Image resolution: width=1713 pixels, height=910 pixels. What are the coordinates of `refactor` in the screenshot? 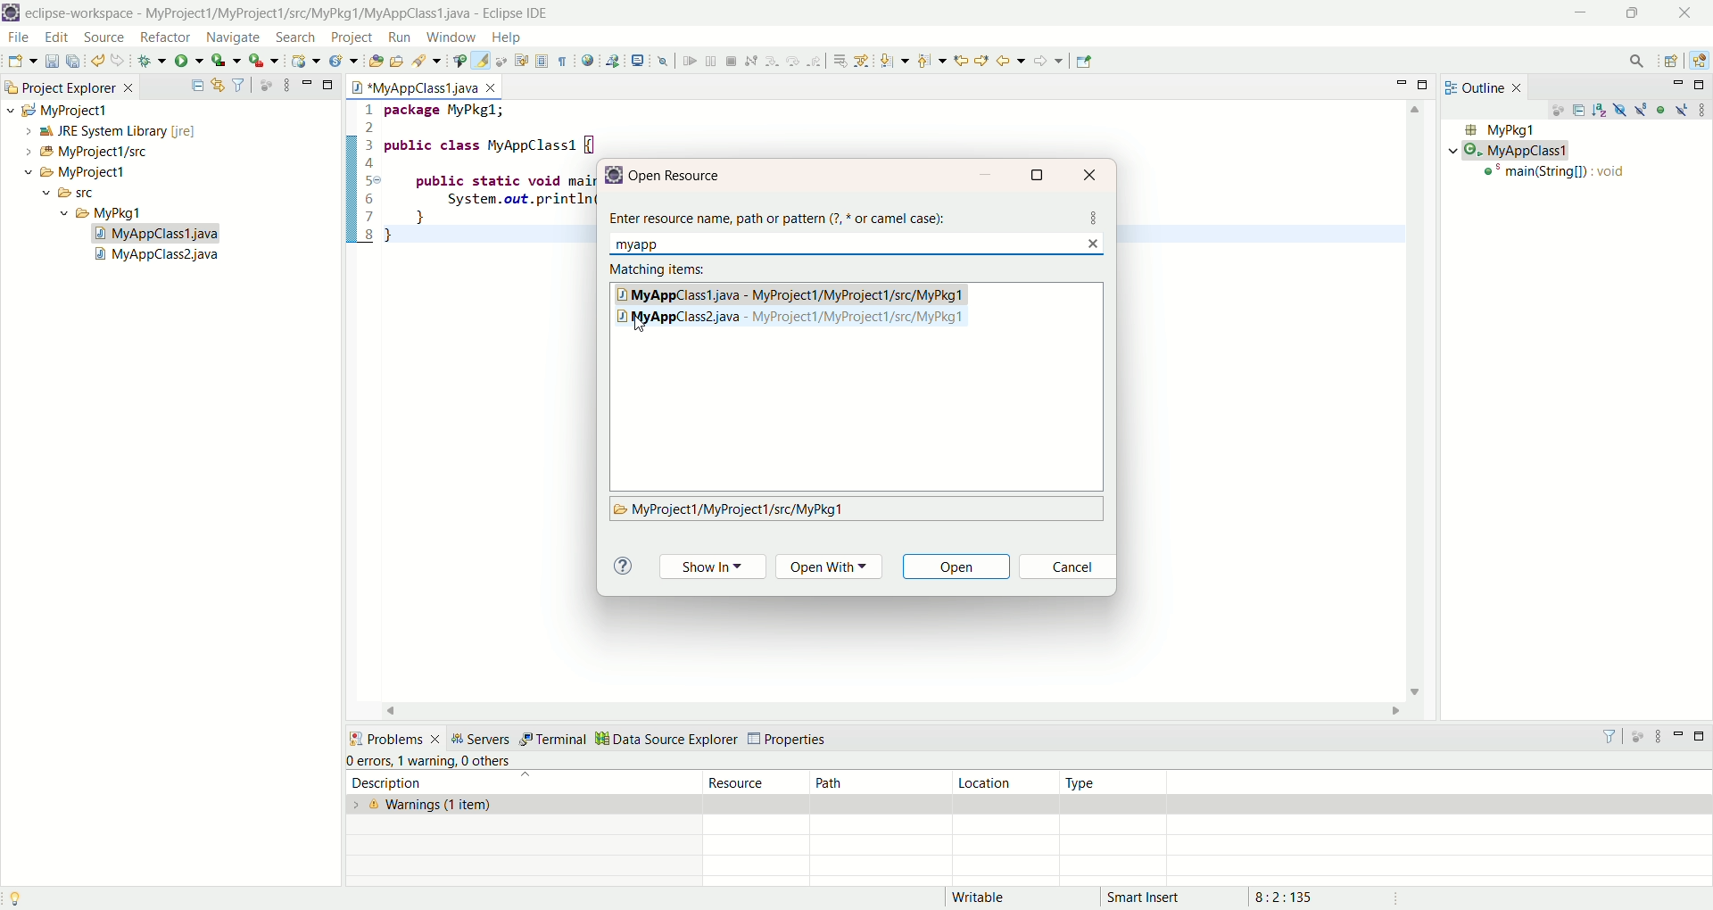 It's located at (164, 39).